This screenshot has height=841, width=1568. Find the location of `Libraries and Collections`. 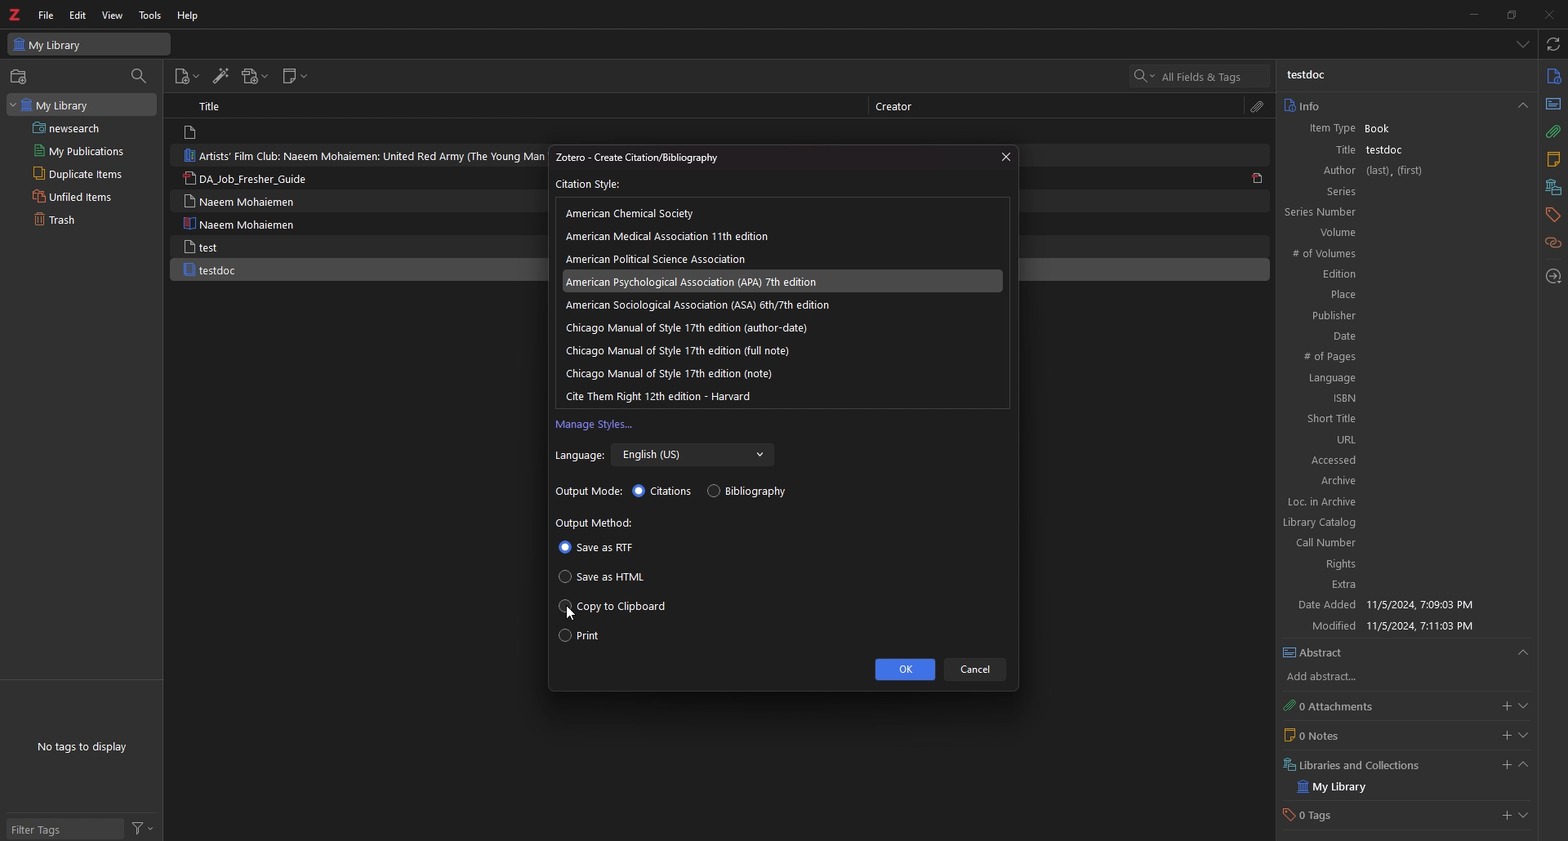

Libraries and Collections is located at coordinates (1357, 763).